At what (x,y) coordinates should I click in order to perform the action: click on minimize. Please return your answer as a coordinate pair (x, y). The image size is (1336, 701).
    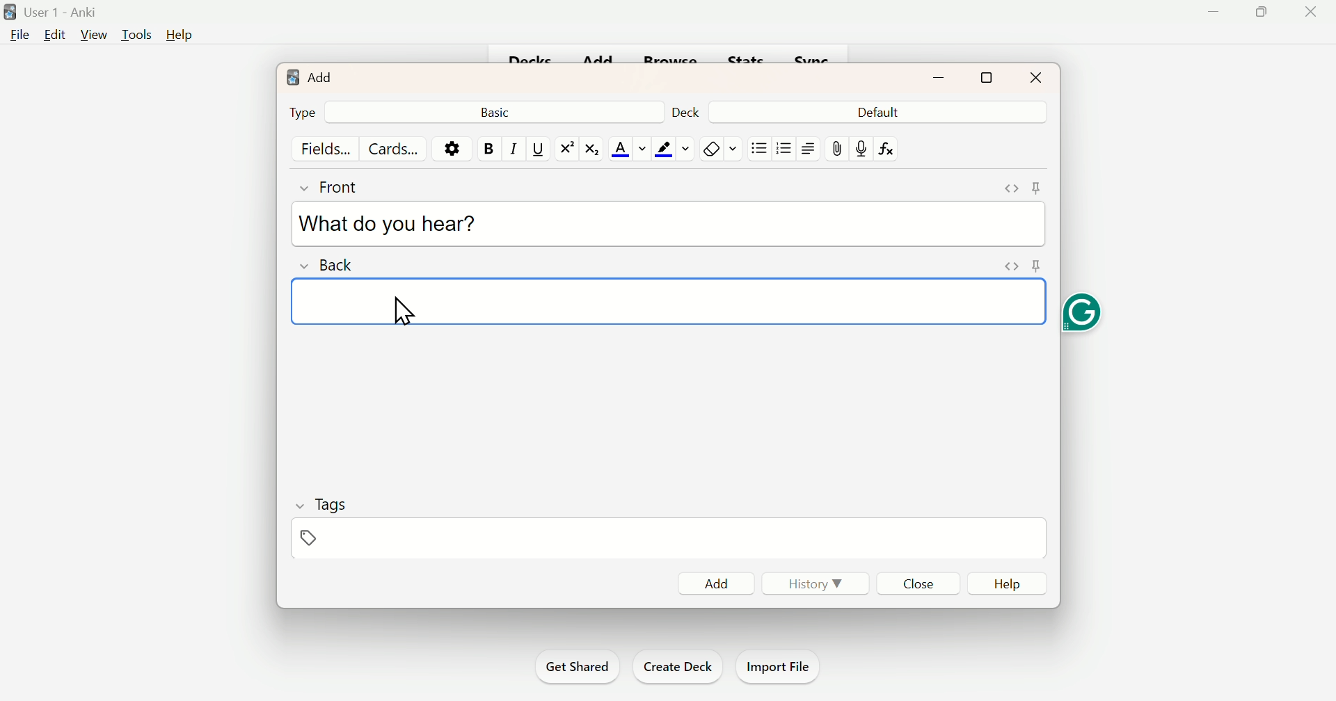
    Looking at the image, I should click on (938, 78).